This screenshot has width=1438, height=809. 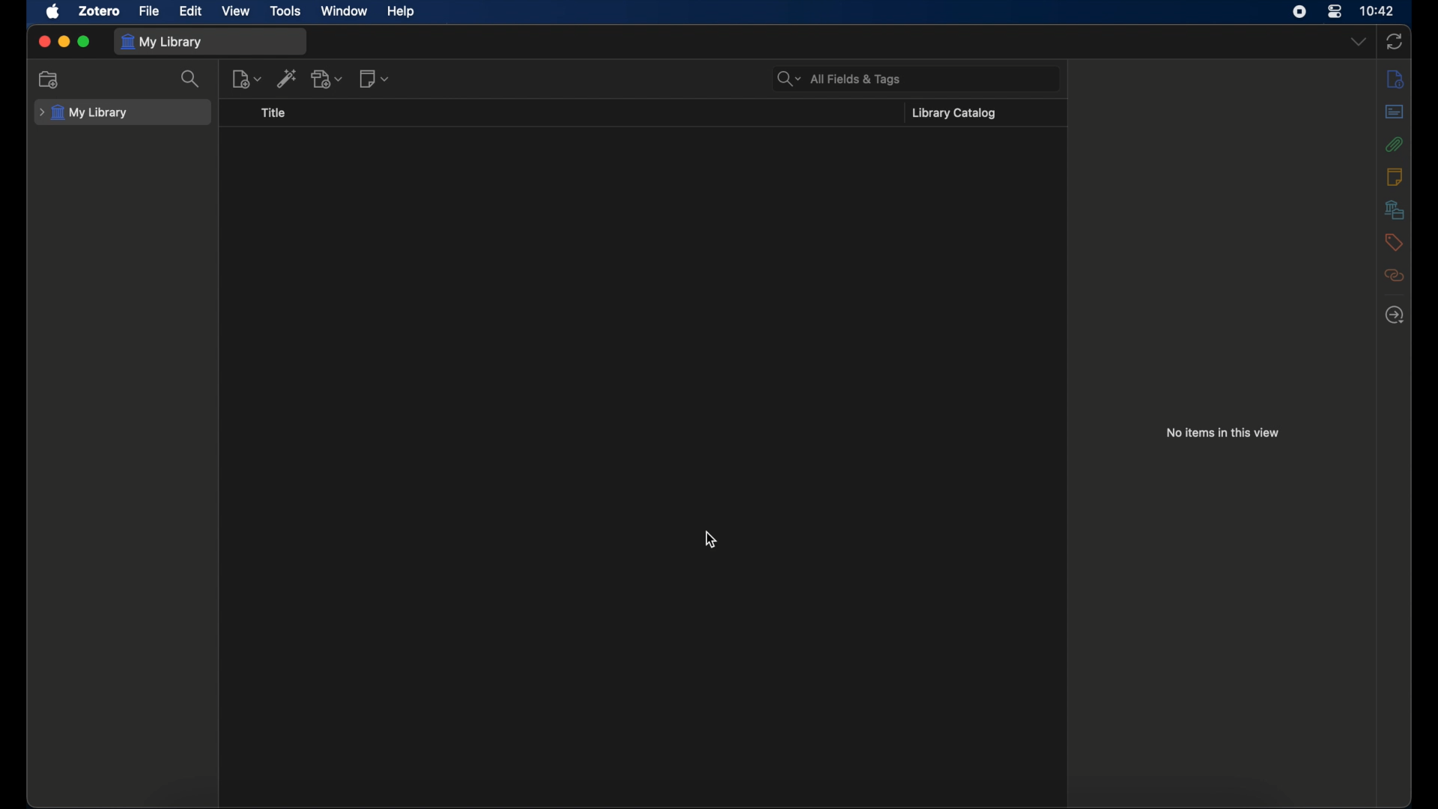 I want to click on libraries, so click(x=1395, y=209).